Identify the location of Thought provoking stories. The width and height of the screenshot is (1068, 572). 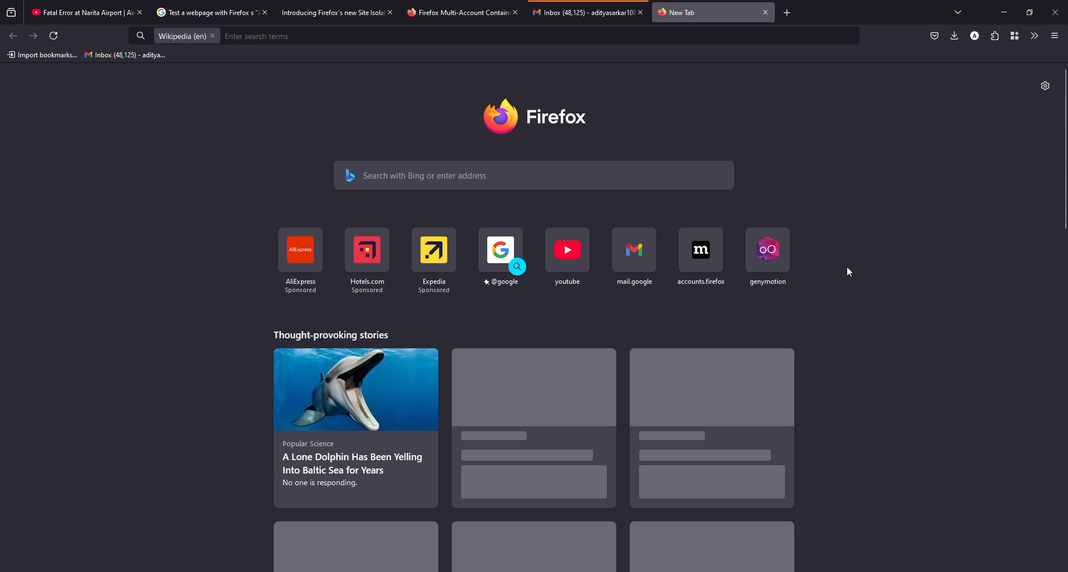
(332, 334).